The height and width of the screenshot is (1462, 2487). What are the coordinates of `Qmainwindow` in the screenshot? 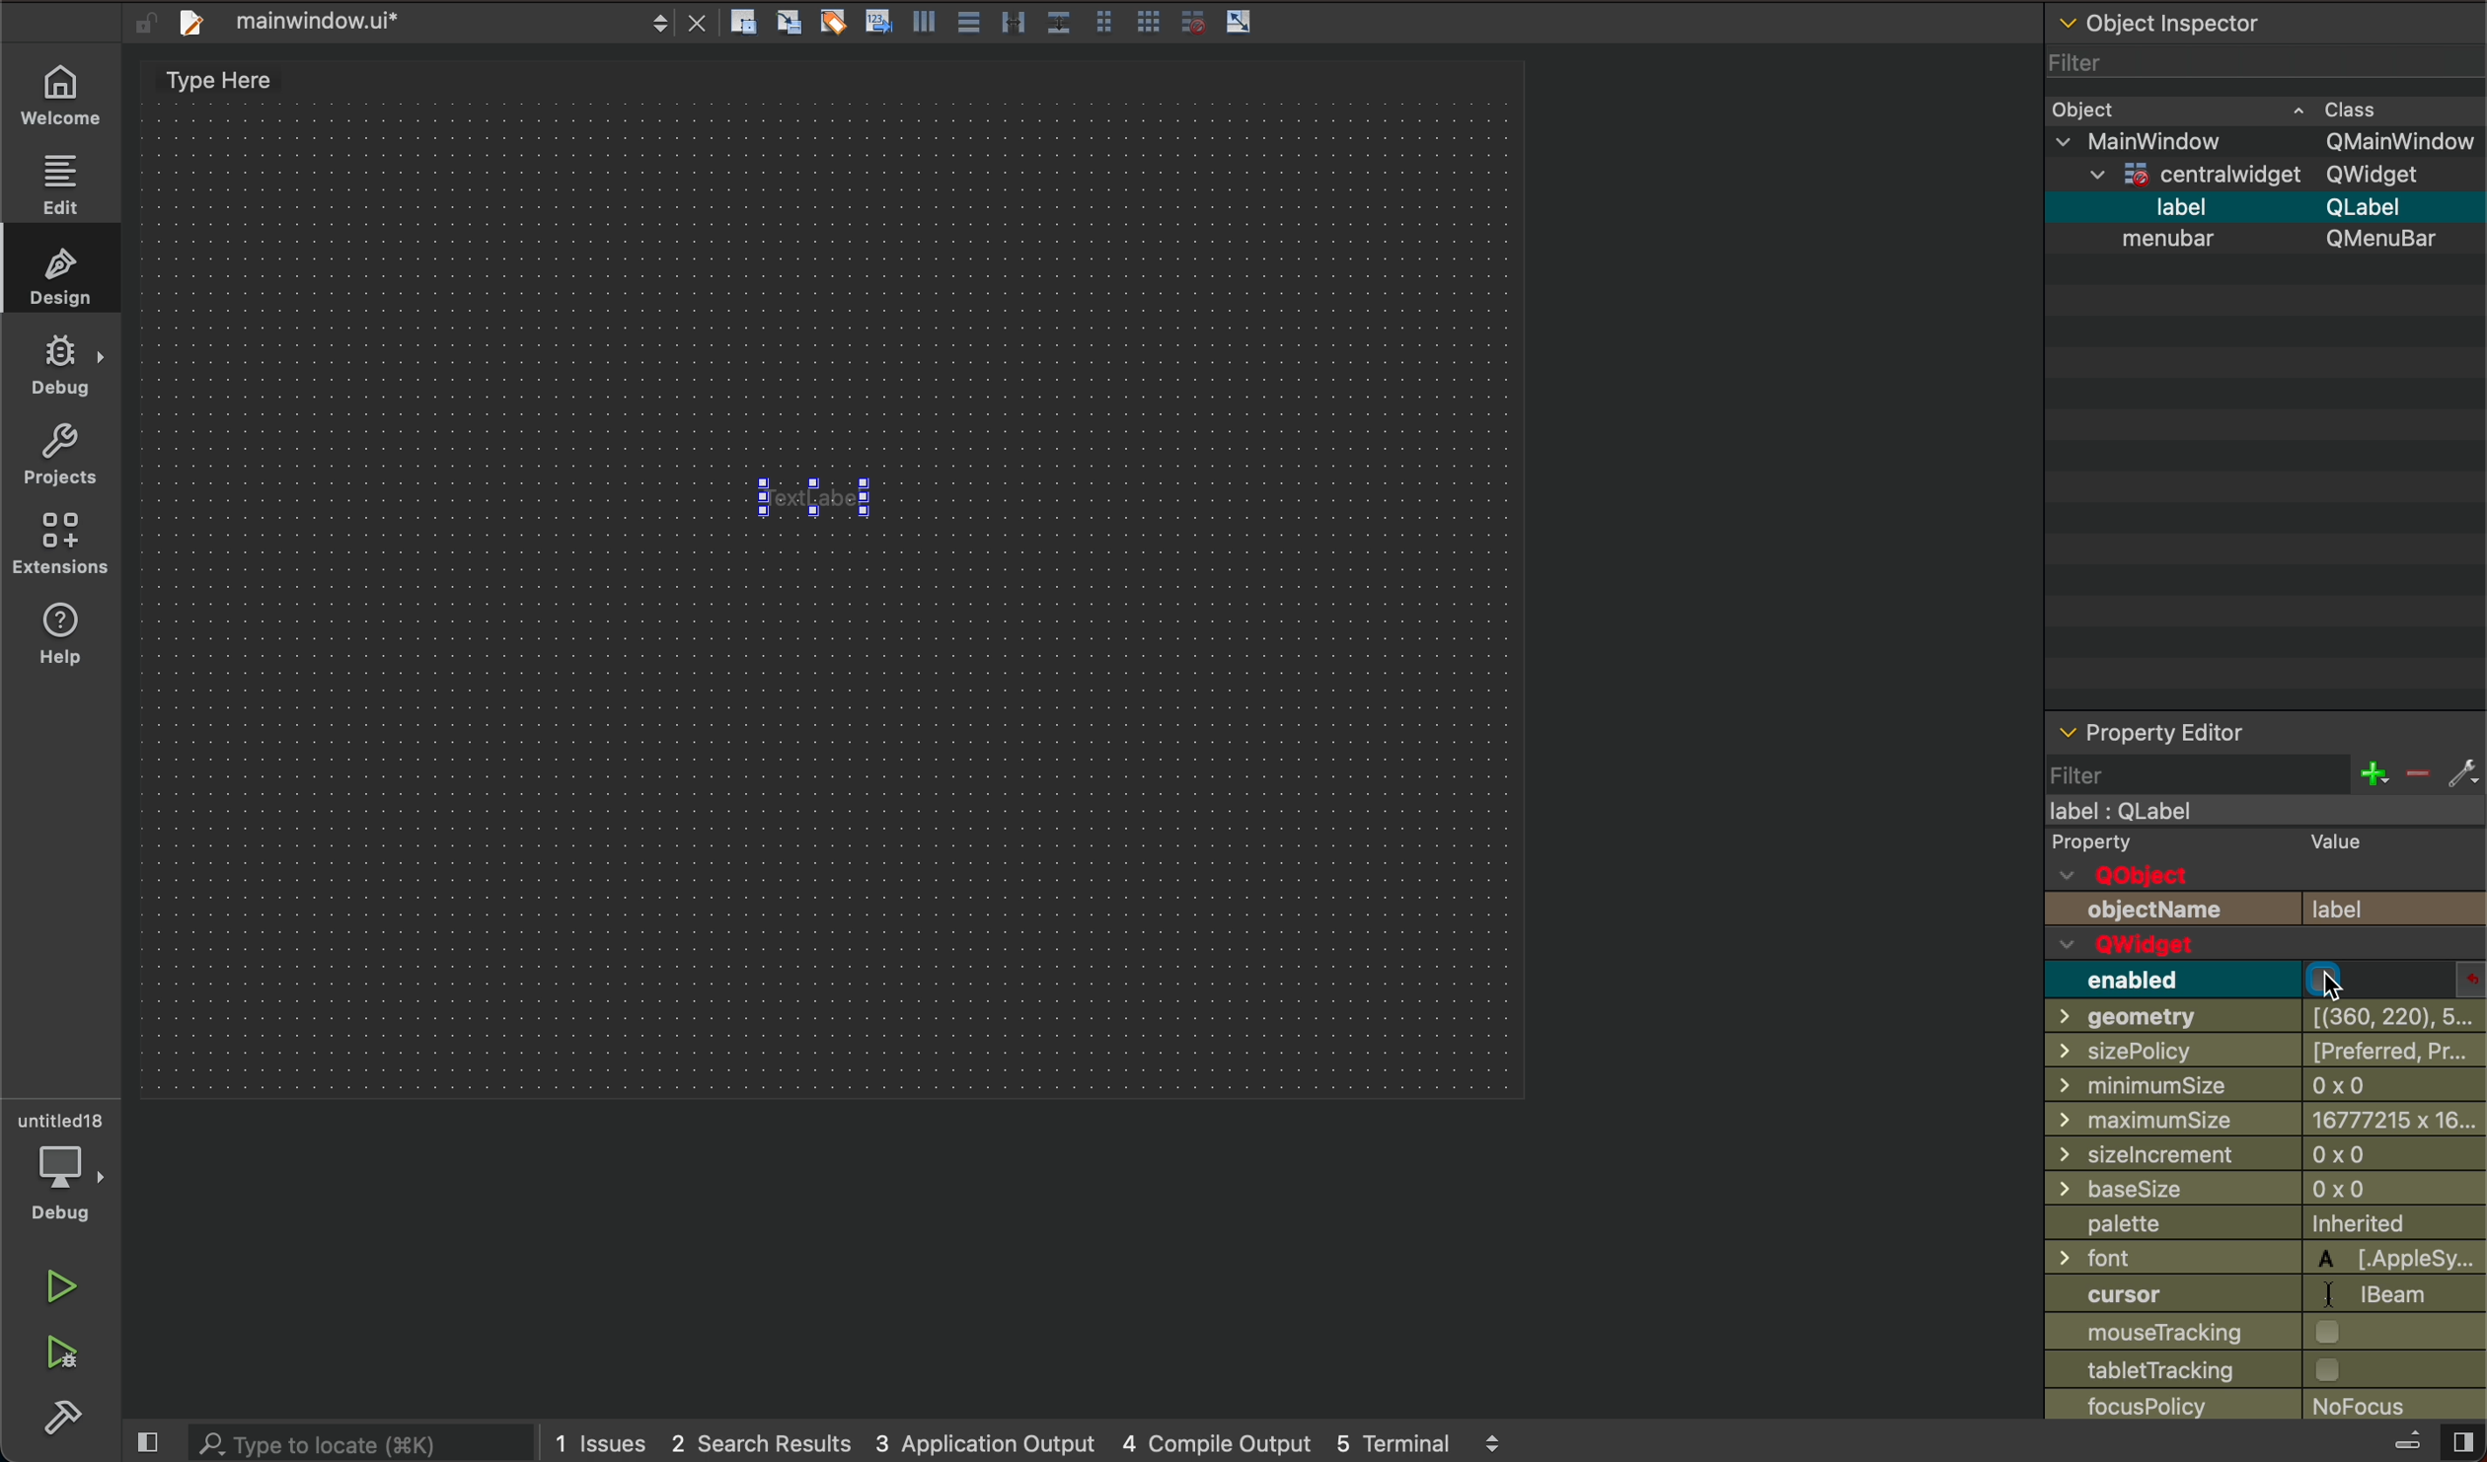 It's located at (2401, 139).